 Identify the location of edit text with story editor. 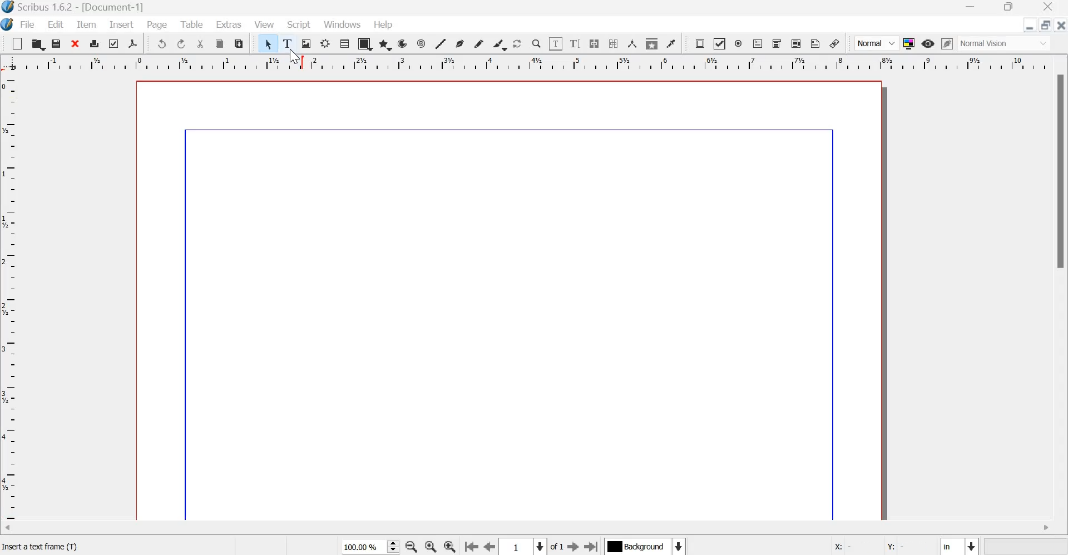
(575, 43).